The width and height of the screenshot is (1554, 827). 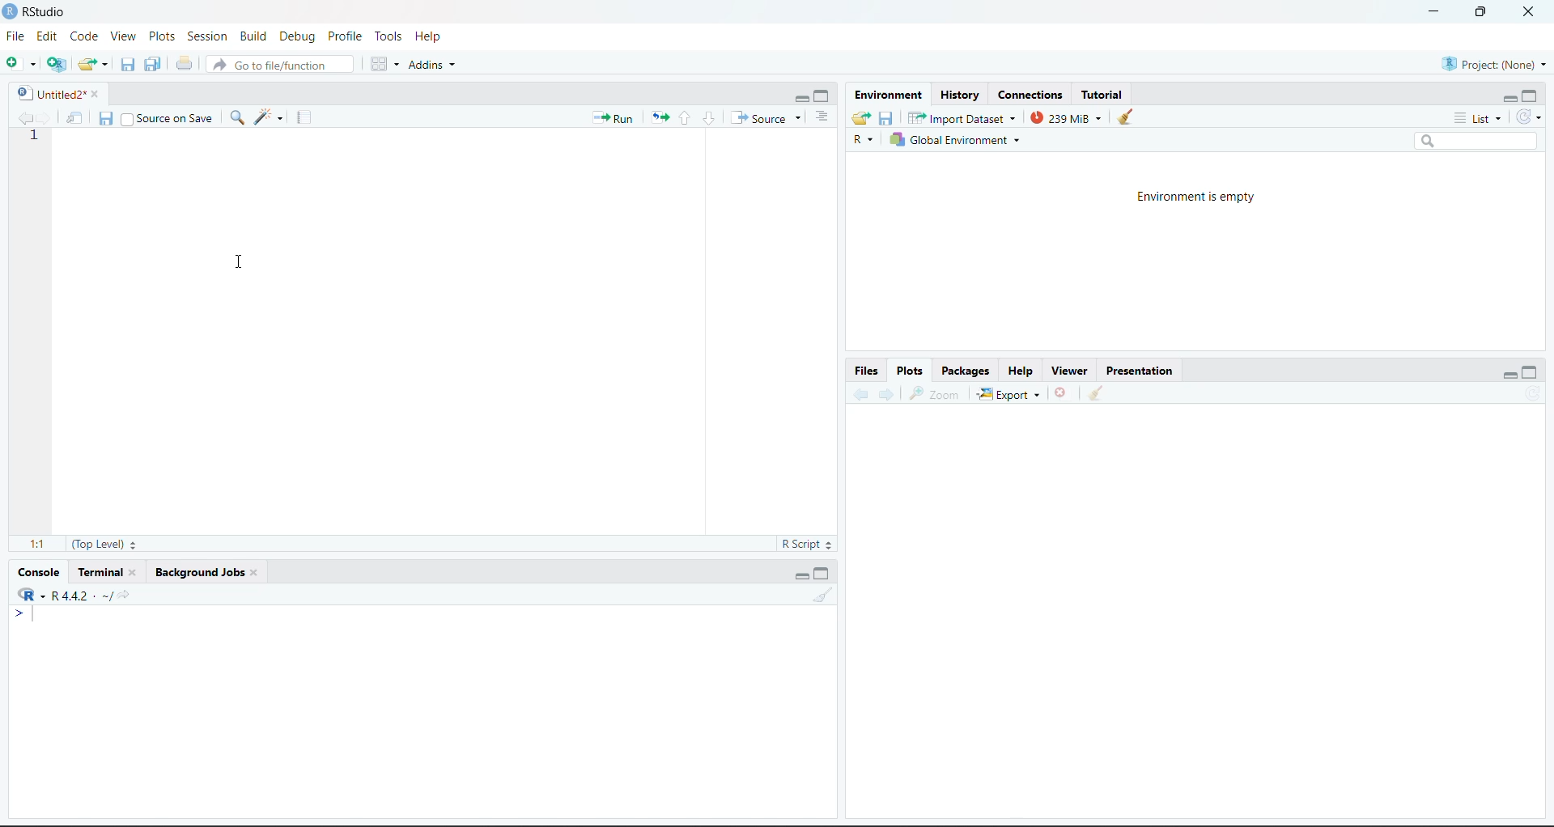 I want to click on Source the contents of the active document, so click(x=767, y=118).